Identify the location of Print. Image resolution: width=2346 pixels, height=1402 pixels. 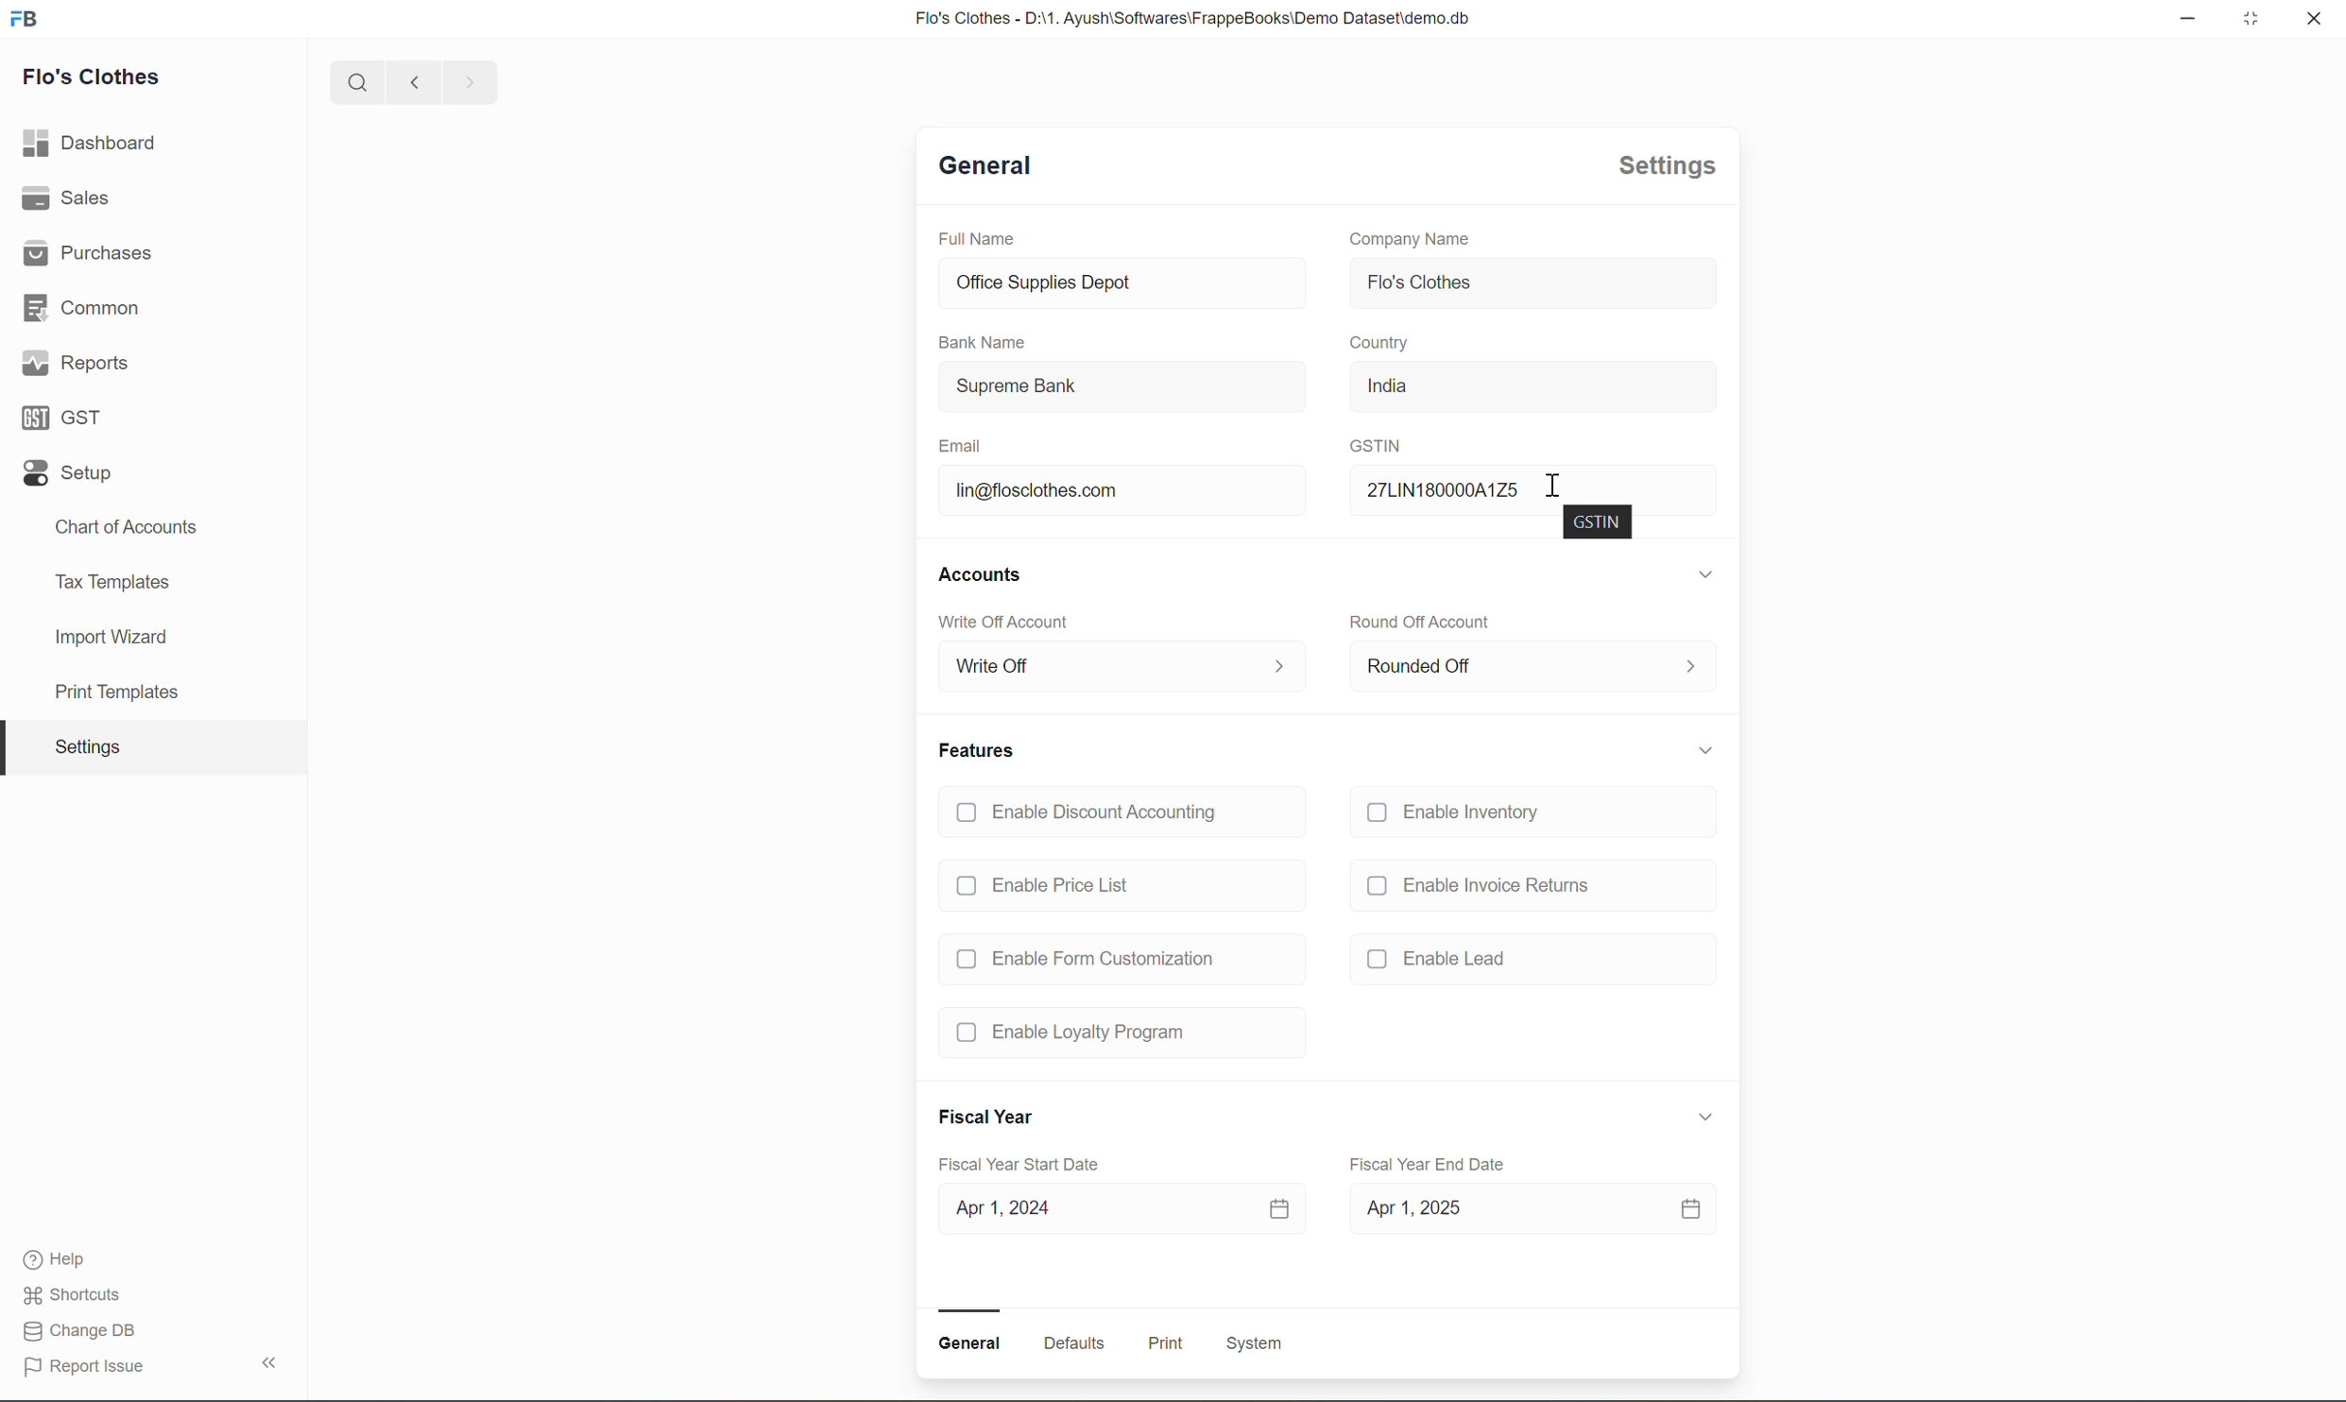
(1166, 1342).